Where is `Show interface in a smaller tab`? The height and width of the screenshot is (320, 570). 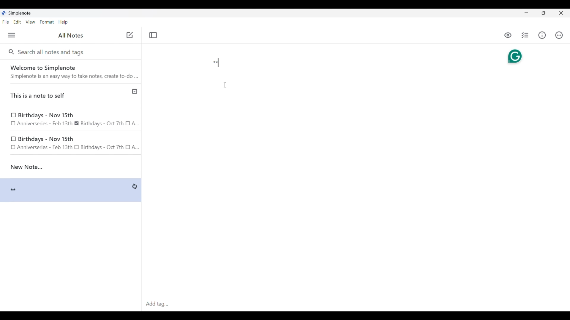 Show interface in a smaller tab is located at coordinates (544, 13).